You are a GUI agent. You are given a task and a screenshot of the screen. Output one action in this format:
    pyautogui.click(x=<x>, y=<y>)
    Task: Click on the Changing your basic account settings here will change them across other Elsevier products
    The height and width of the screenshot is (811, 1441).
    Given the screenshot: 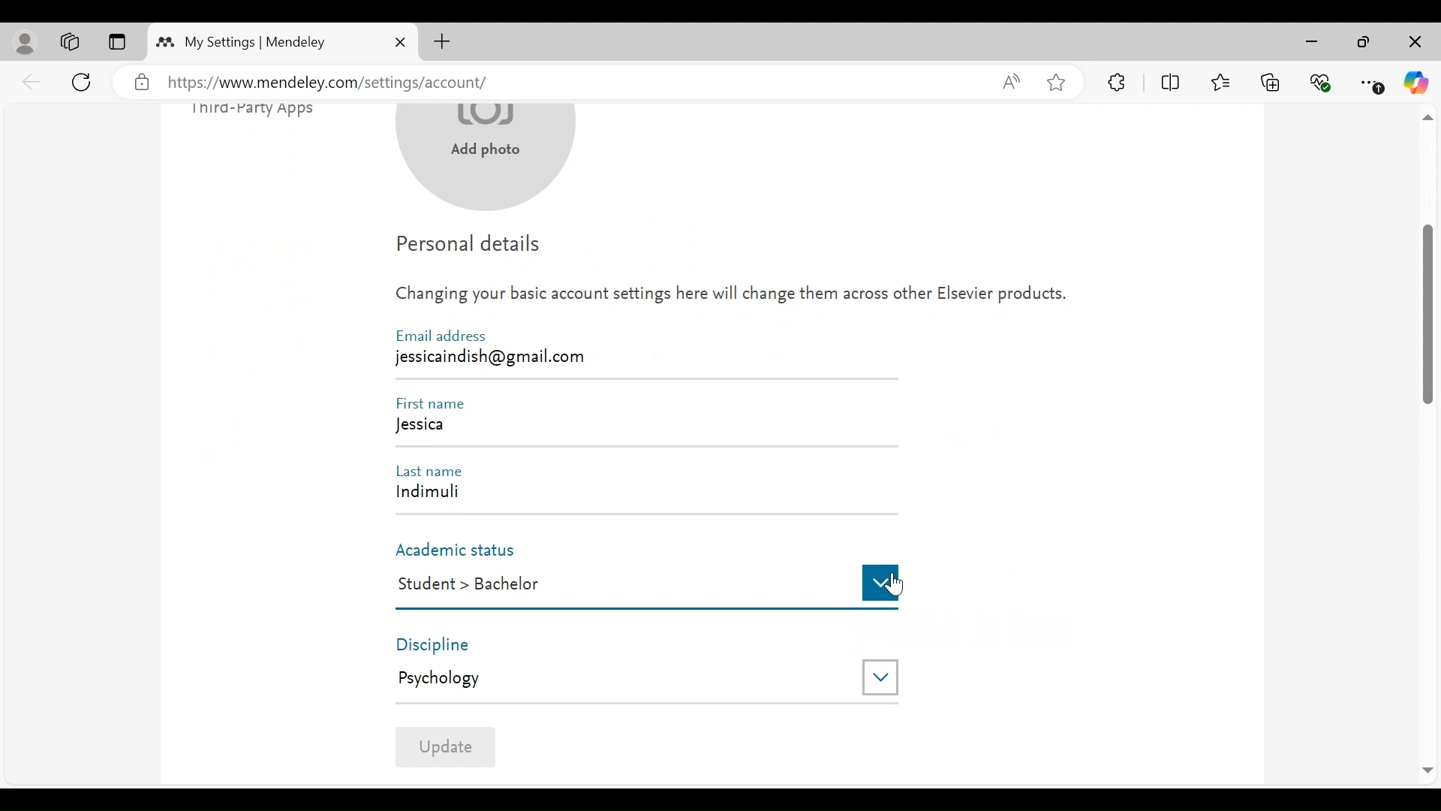 What is the action you would take?
    pyautogui.click(x=731, y=298)
    